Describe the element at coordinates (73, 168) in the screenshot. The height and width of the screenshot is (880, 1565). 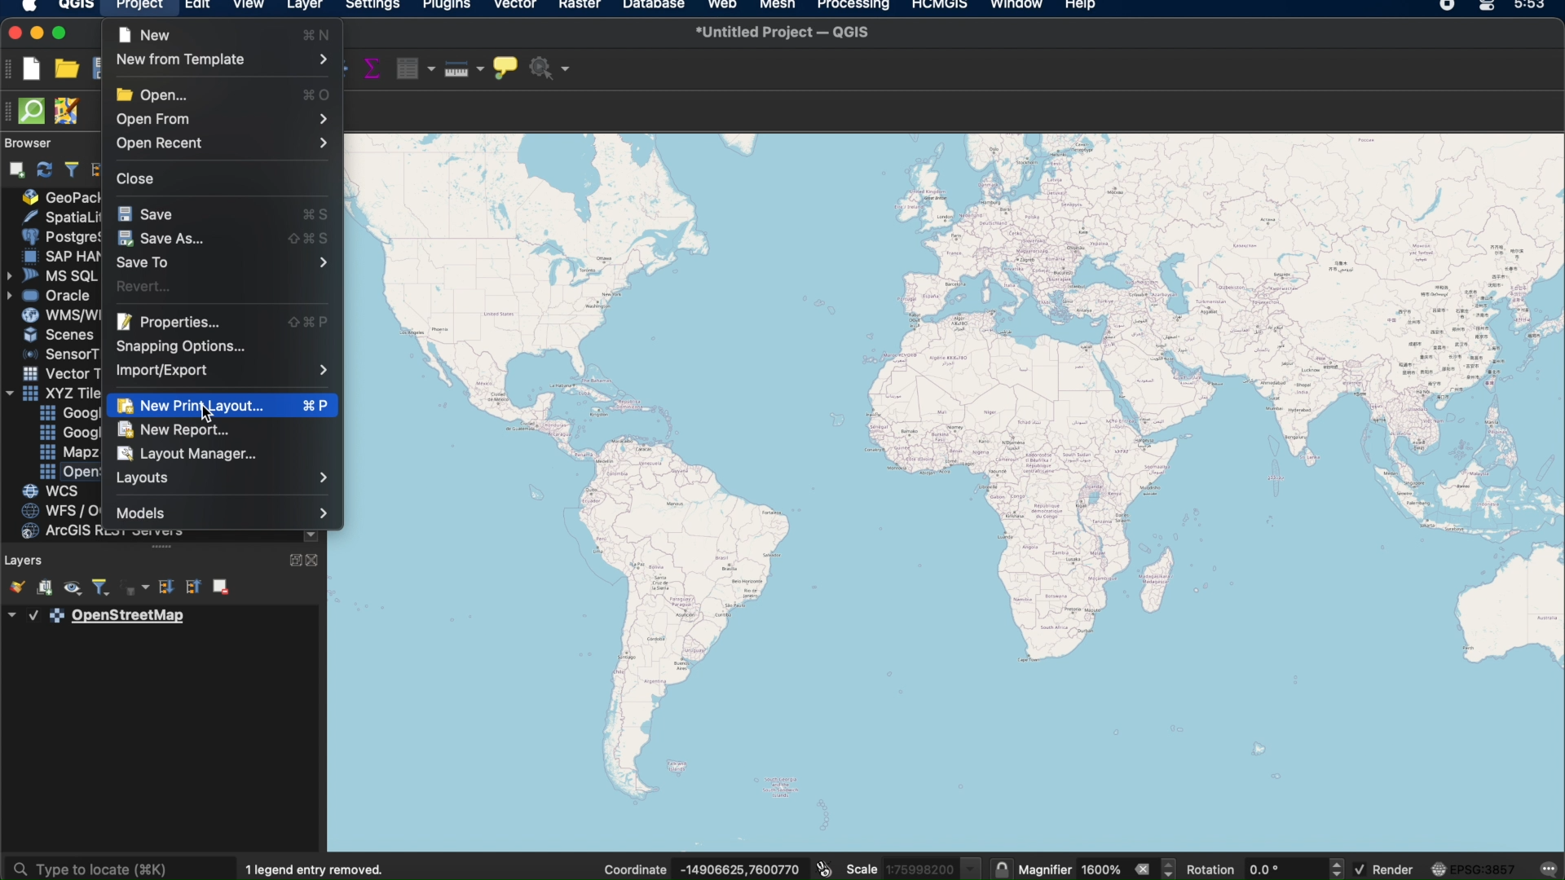
I see `filter browser` at that location.